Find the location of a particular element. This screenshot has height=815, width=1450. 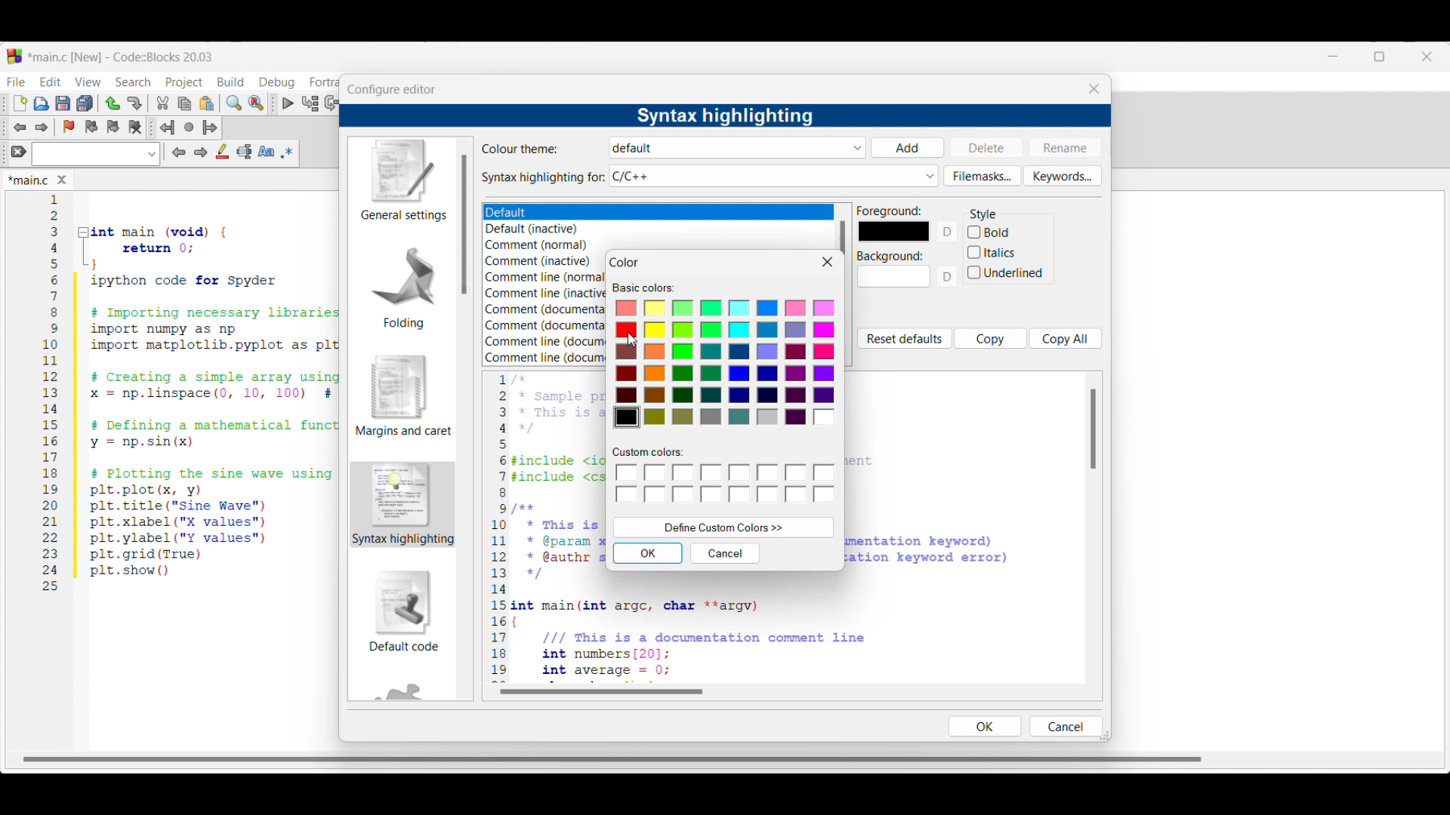

Sample code is located at coordinates (547, 527).